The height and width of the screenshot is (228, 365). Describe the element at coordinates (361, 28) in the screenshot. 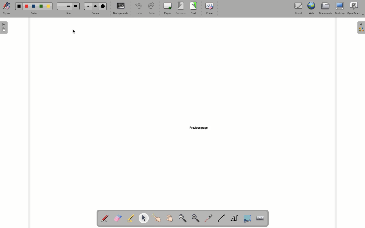

I see `The library (right panel)` at that location.